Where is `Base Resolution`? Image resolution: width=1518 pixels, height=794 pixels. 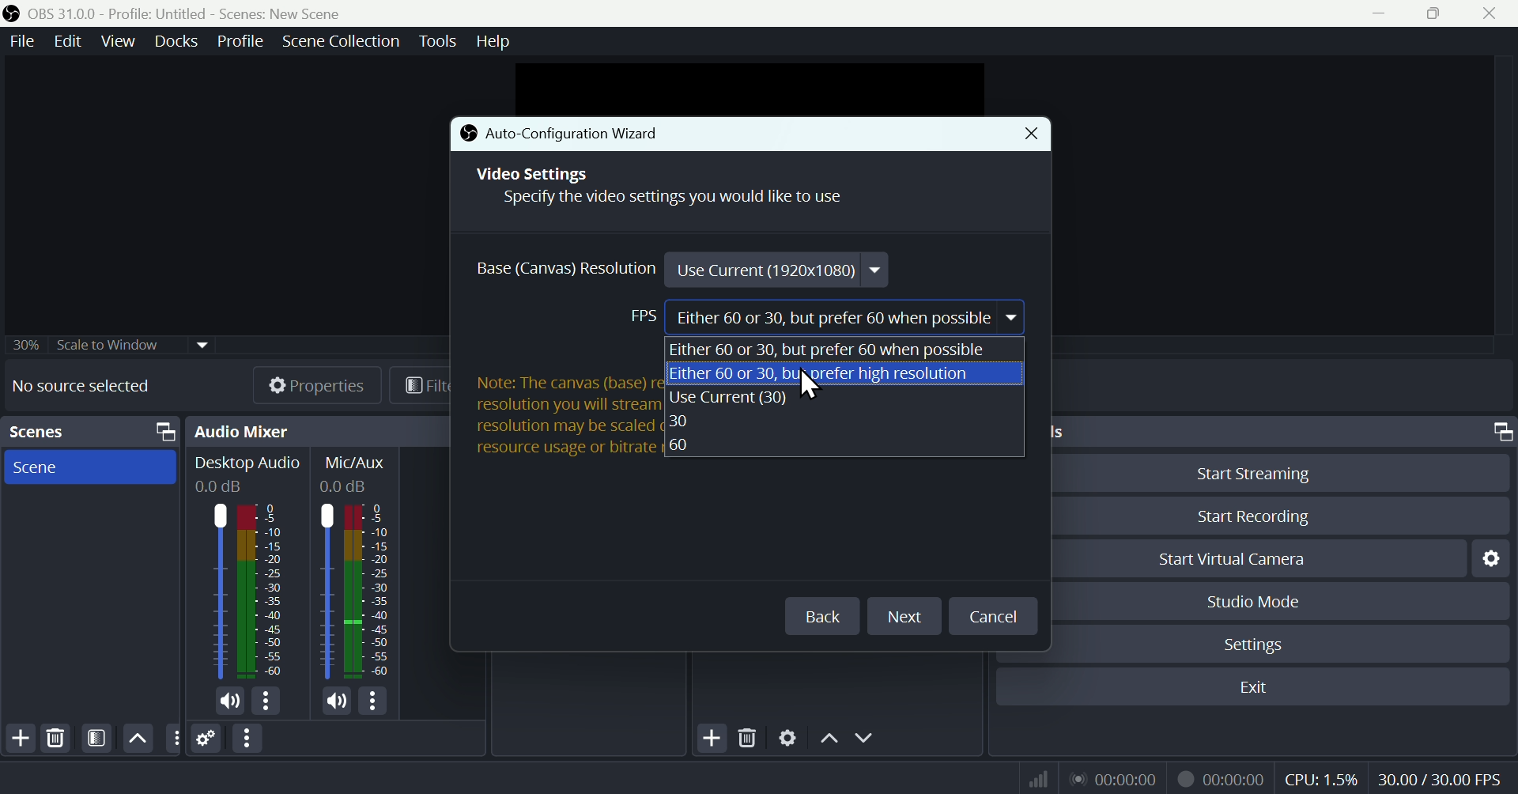 Base Resolution is located at coordinates (559, 269).